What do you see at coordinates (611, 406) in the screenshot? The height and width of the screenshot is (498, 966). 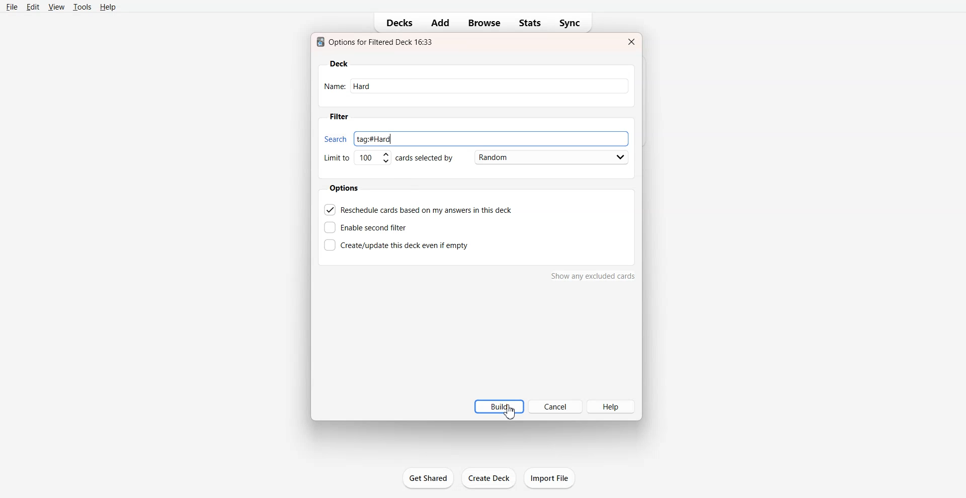 I see `Help` at bounding box center [611, 406].